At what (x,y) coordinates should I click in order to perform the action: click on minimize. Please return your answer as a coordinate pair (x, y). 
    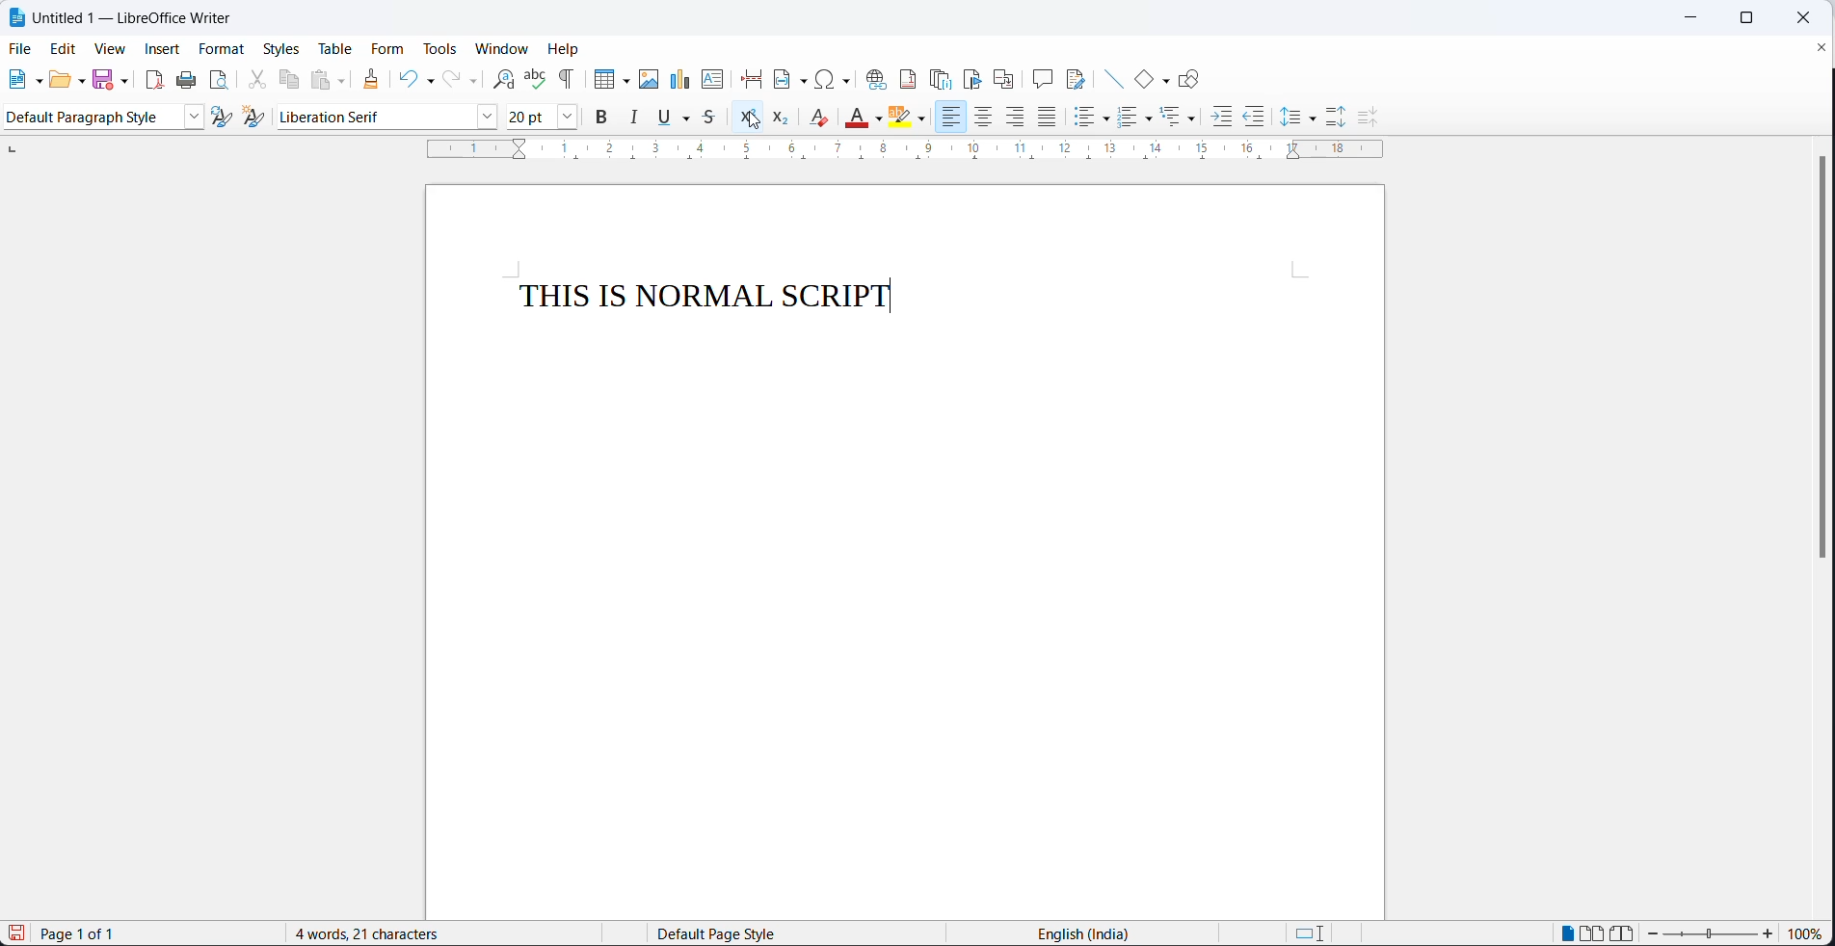
    Looking at the image, I should click on (1692, 18).